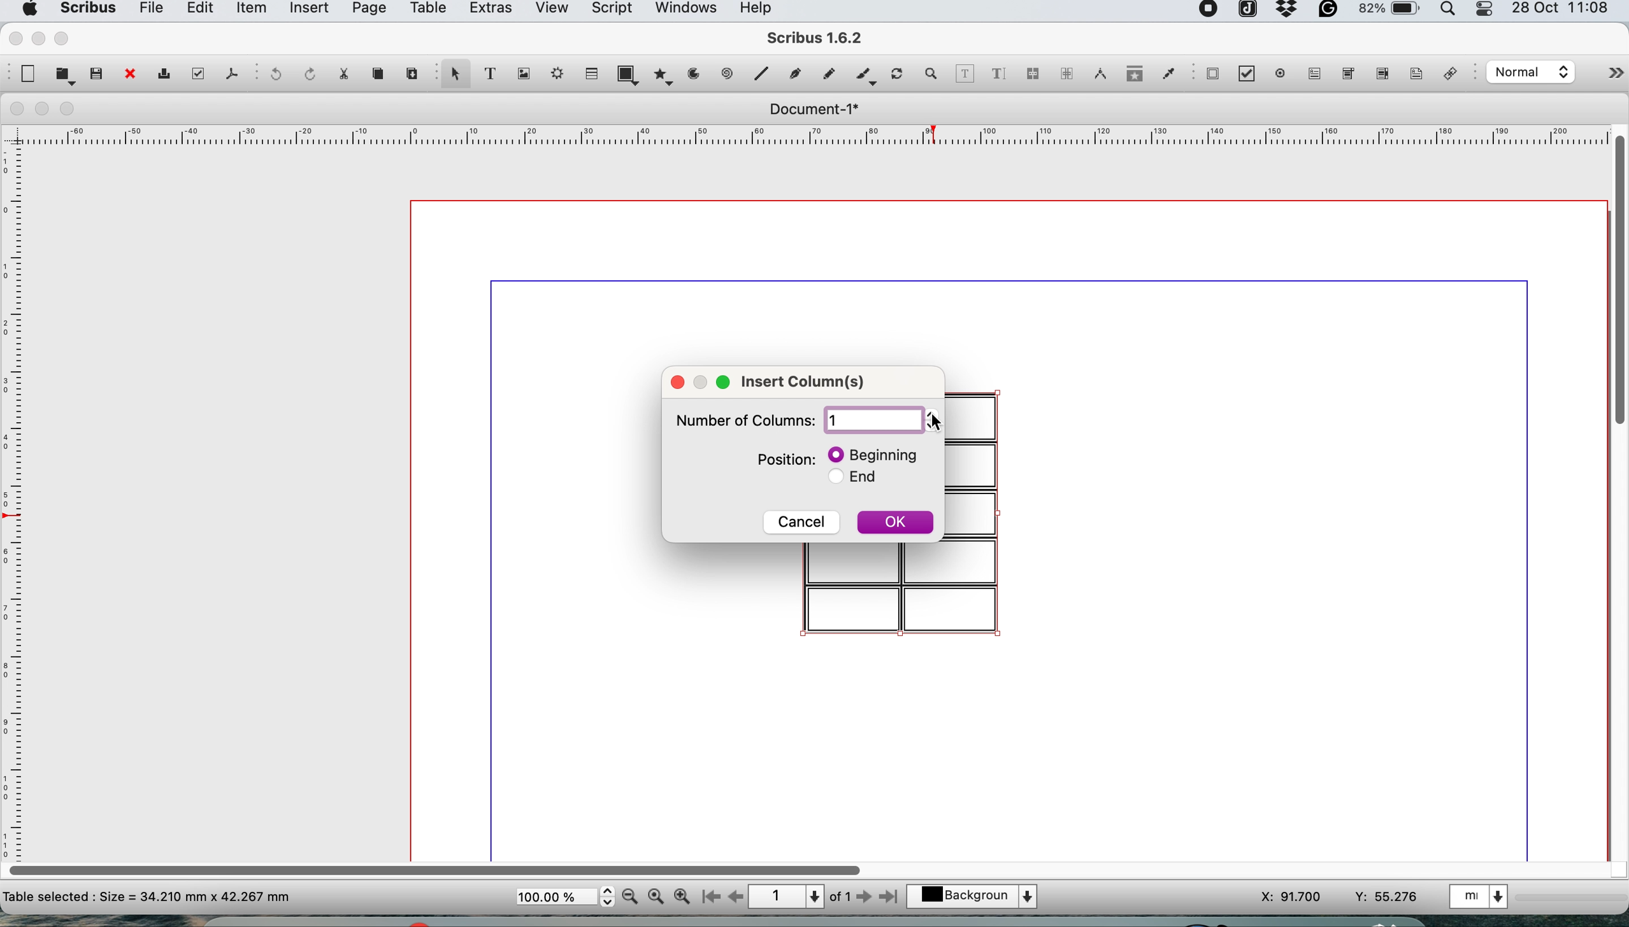 Image resolution: width=1629 pixels, height=927 pixels. Describe the element at coordinates (1528, 72) in the screenshot. I see `select the image preview quality` at that location.